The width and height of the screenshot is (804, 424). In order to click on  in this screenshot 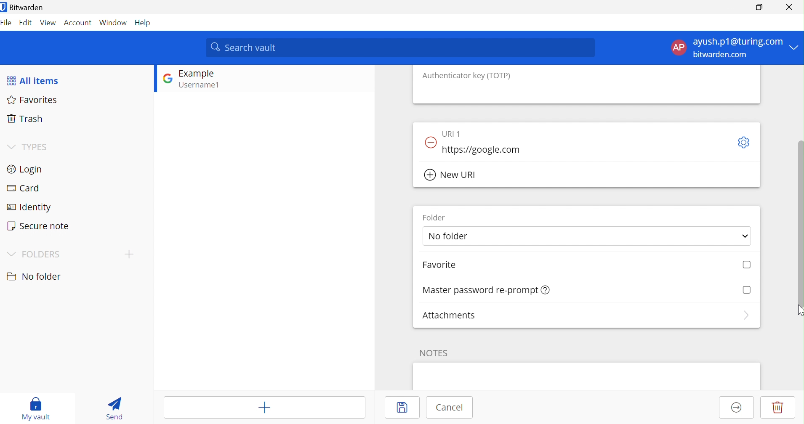, I will do `click(27, 119)`.